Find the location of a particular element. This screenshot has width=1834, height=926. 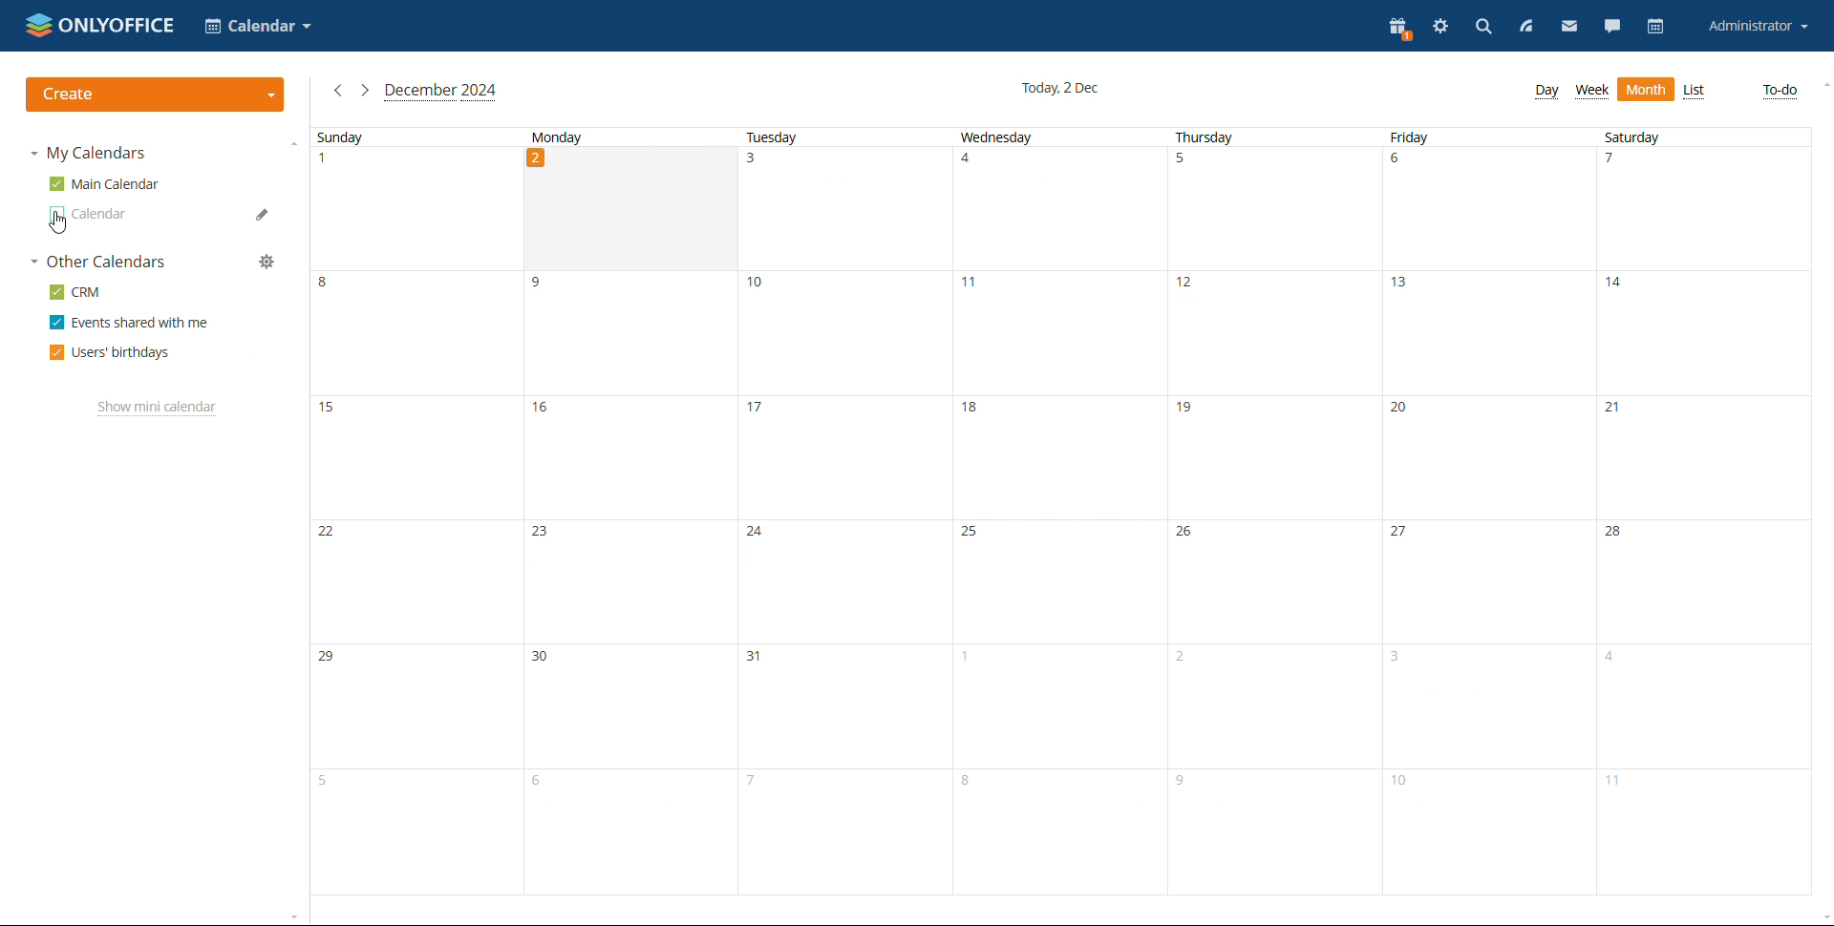

friday is located at coordinates (1493, 511).